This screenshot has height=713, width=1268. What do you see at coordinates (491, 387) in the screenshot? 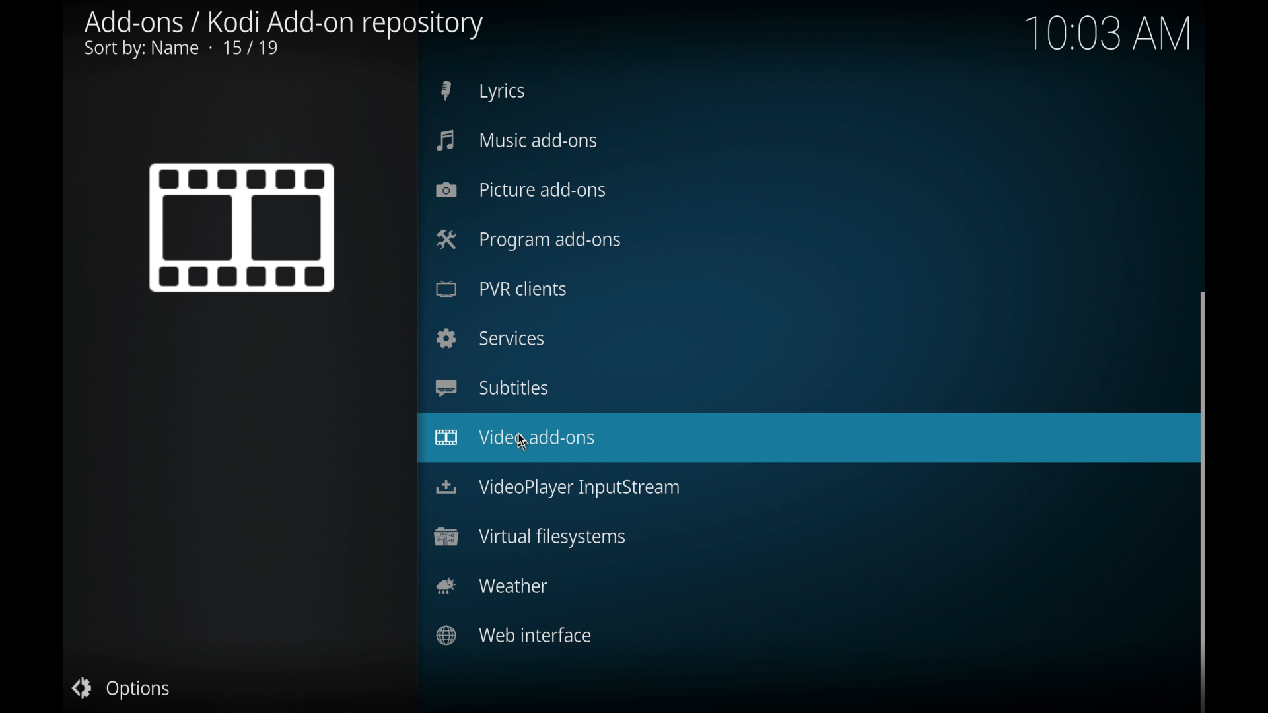
I see `subtitles` at bounding box center [491, 387].